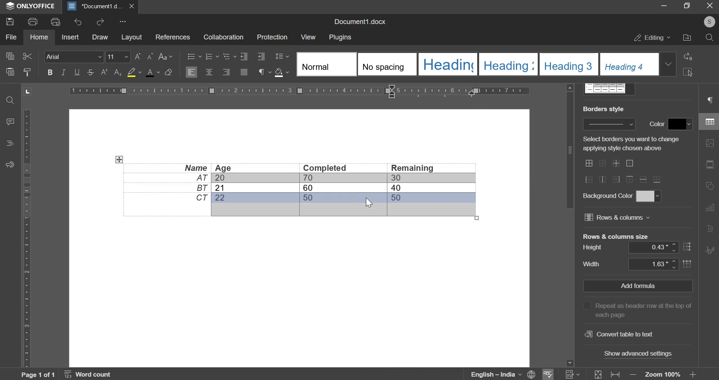  Describe the element at coordinates (708, 173) in the screenshot. I see `right side menu` at that location.